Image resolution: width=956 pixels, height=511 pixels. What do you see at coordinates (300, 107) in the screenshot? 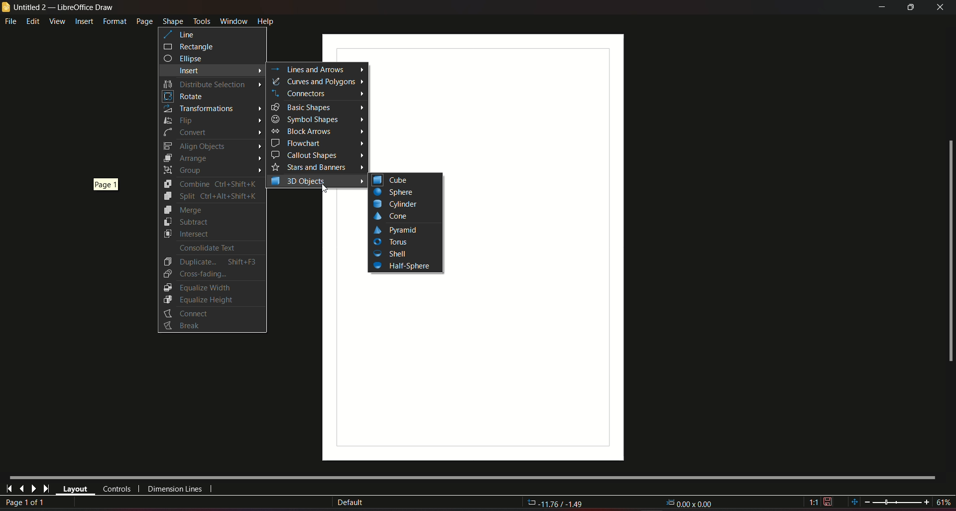
I see `Basic Shapes` at bounding box center [300, 107].